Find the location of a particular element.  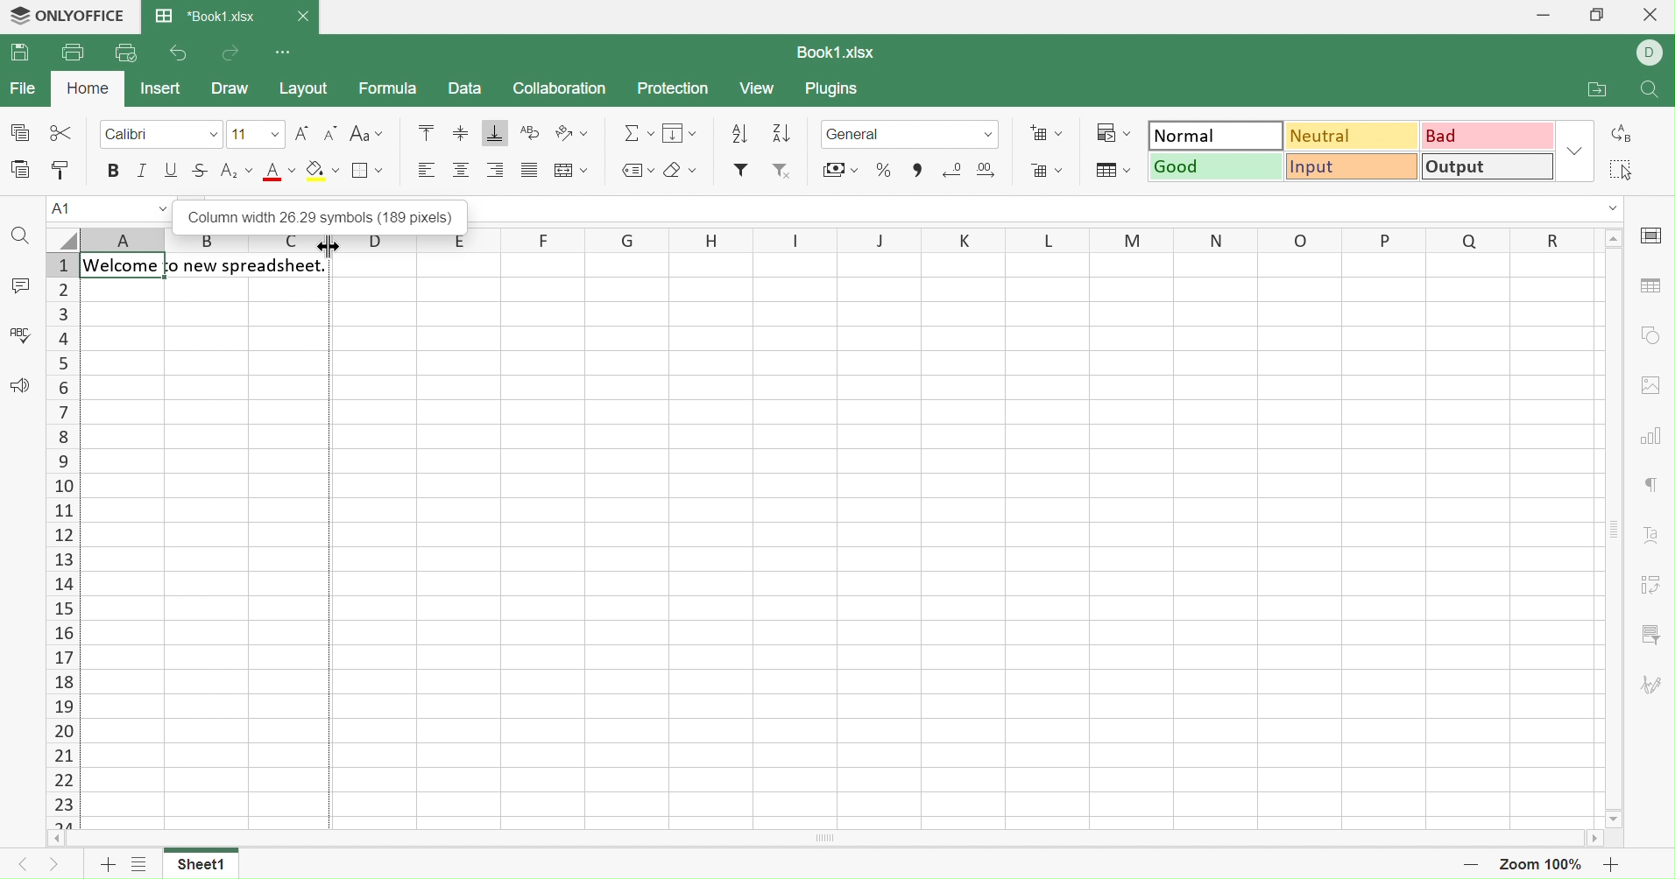

Zoom 100% is located at coordinates (1542, 865).